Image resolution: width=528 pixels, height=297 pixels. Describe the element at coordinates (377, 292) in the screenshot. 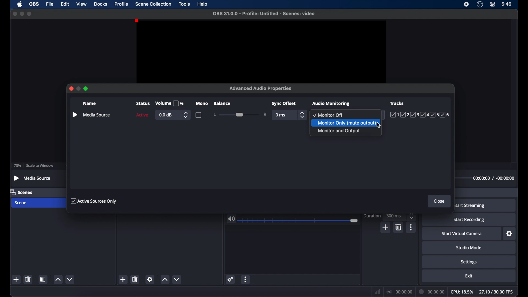

I see `network` at that location.